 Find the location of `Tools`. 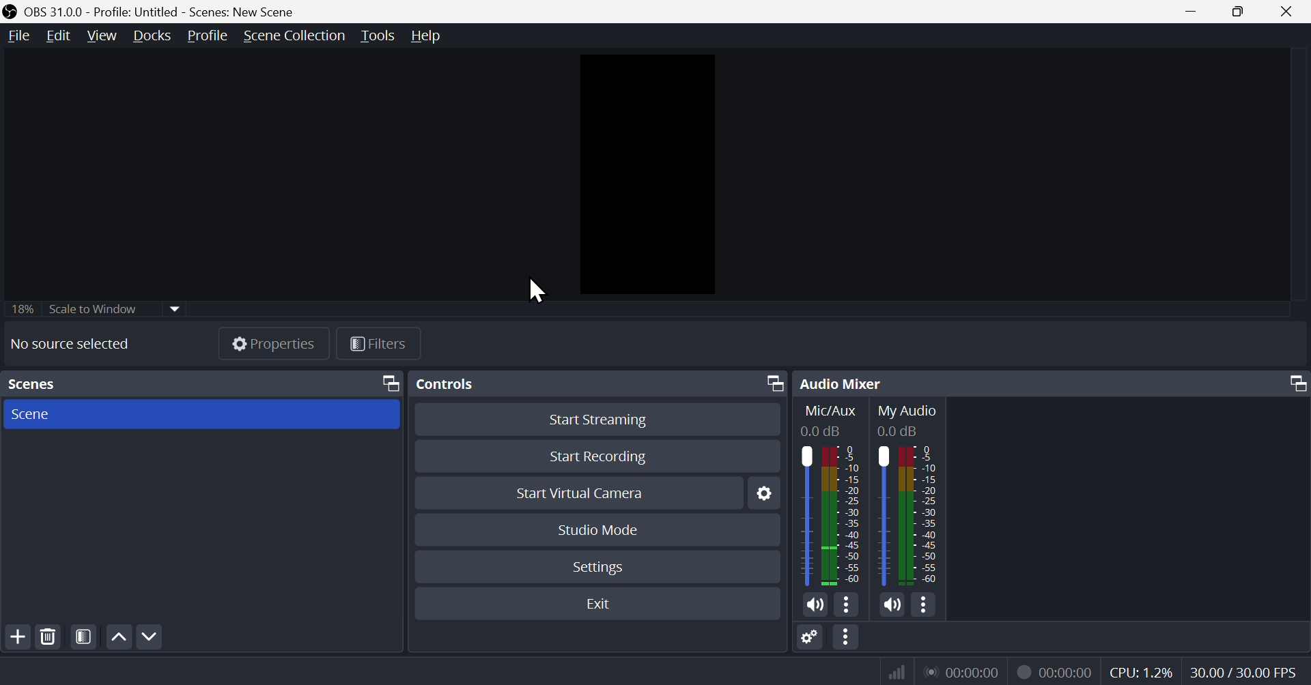

Tools is located at coordinates (377, 38).